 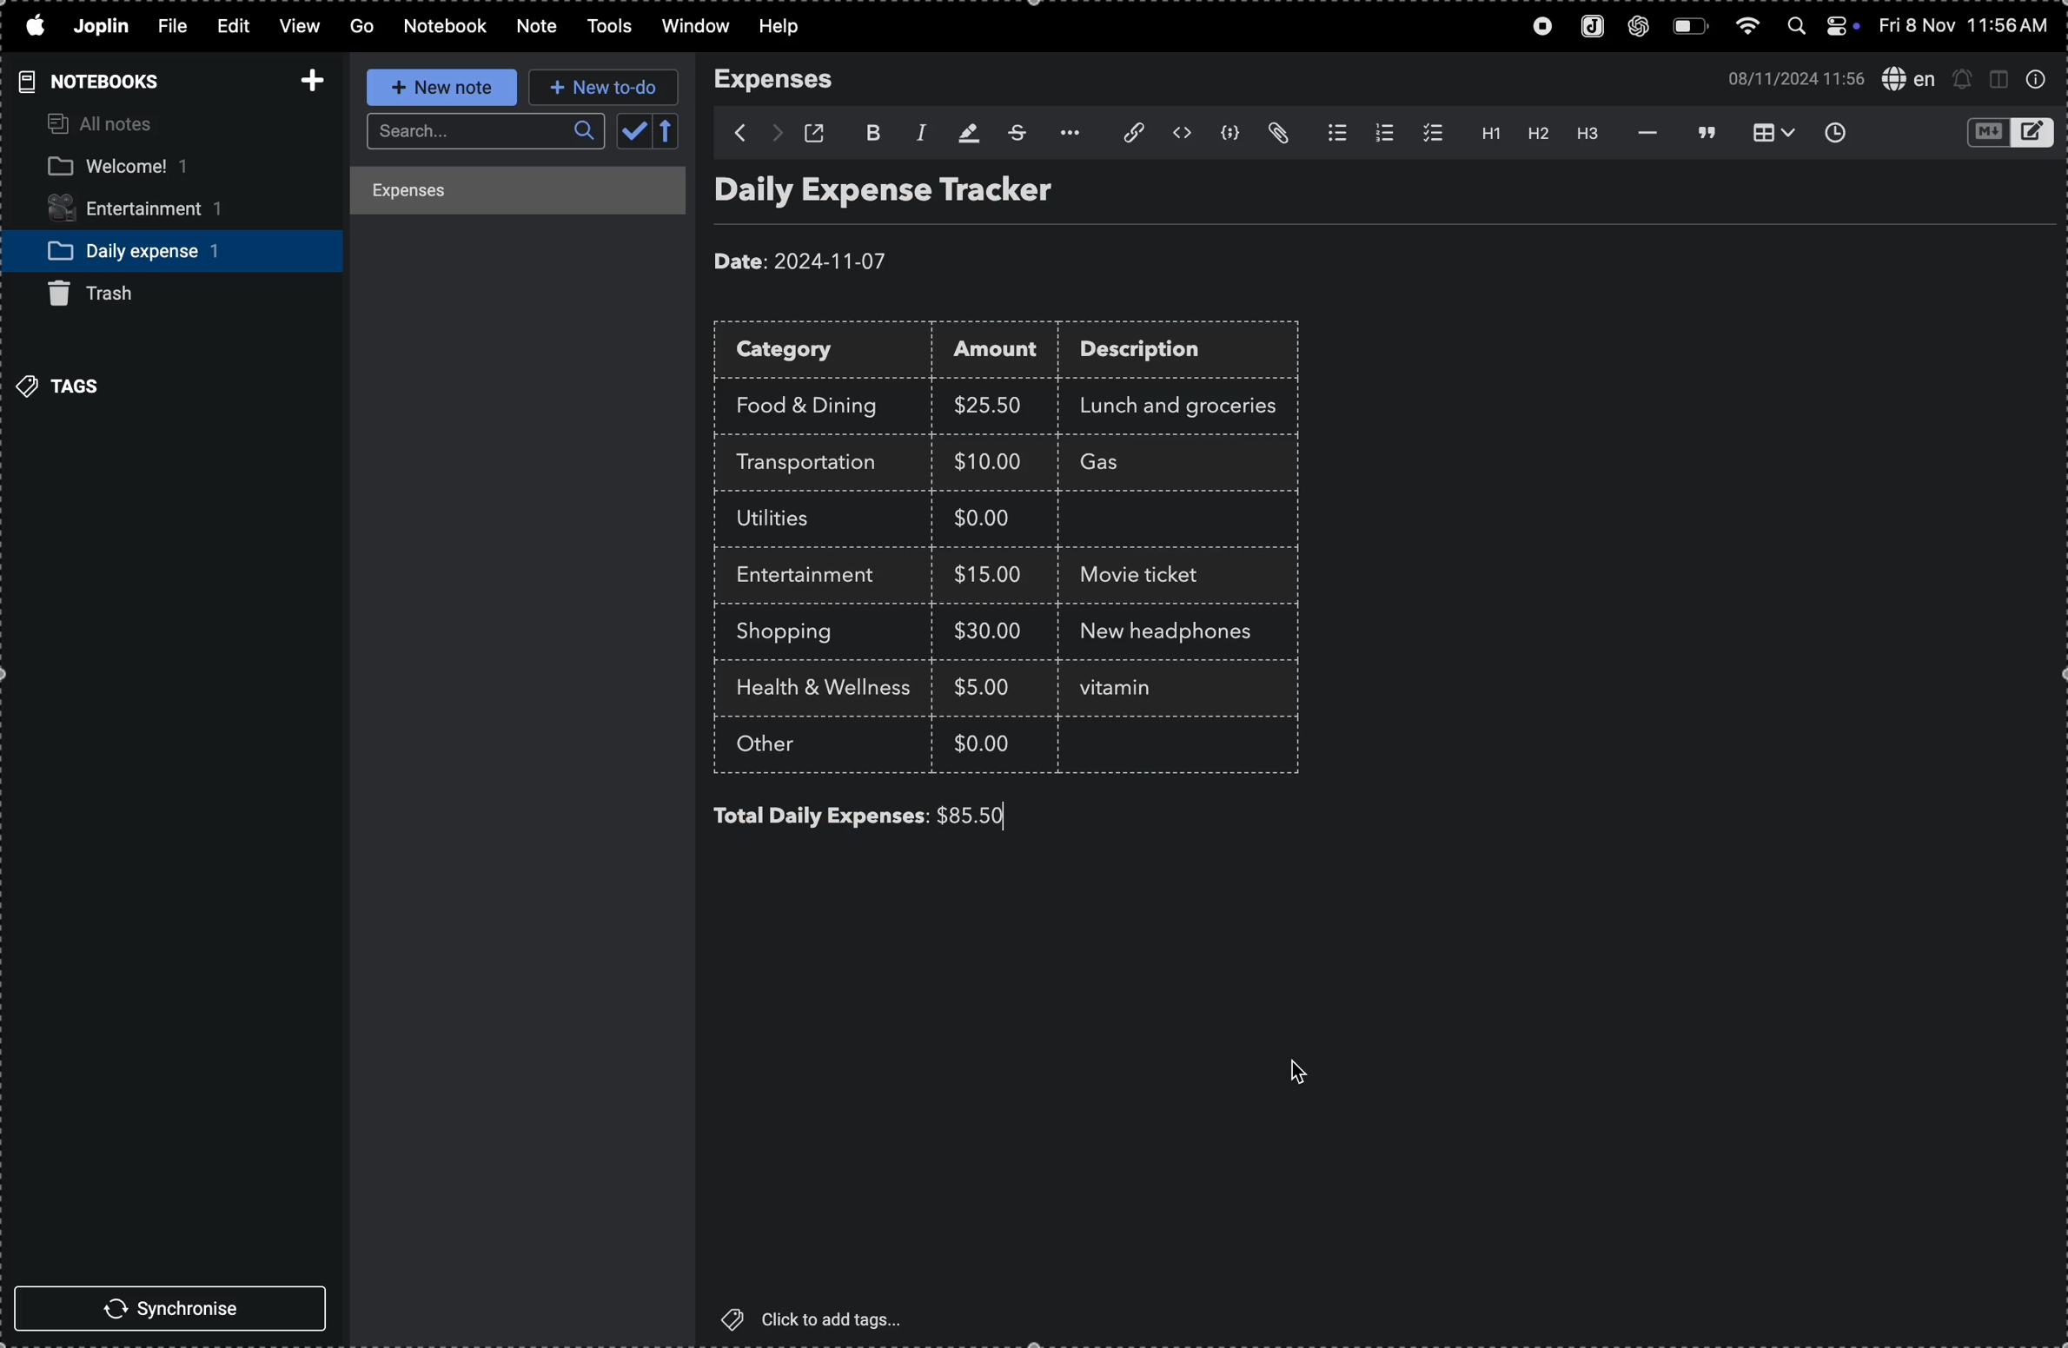 I want to click on daily expense notebook, so click(x=158, y=249).